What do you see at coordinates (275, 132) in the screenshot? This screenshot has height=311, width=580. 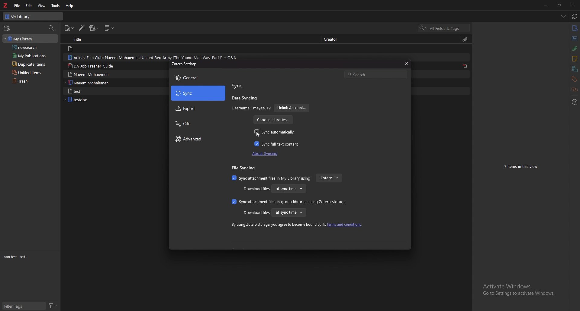 I see `sync automatically` at bounding box center [275, 132].